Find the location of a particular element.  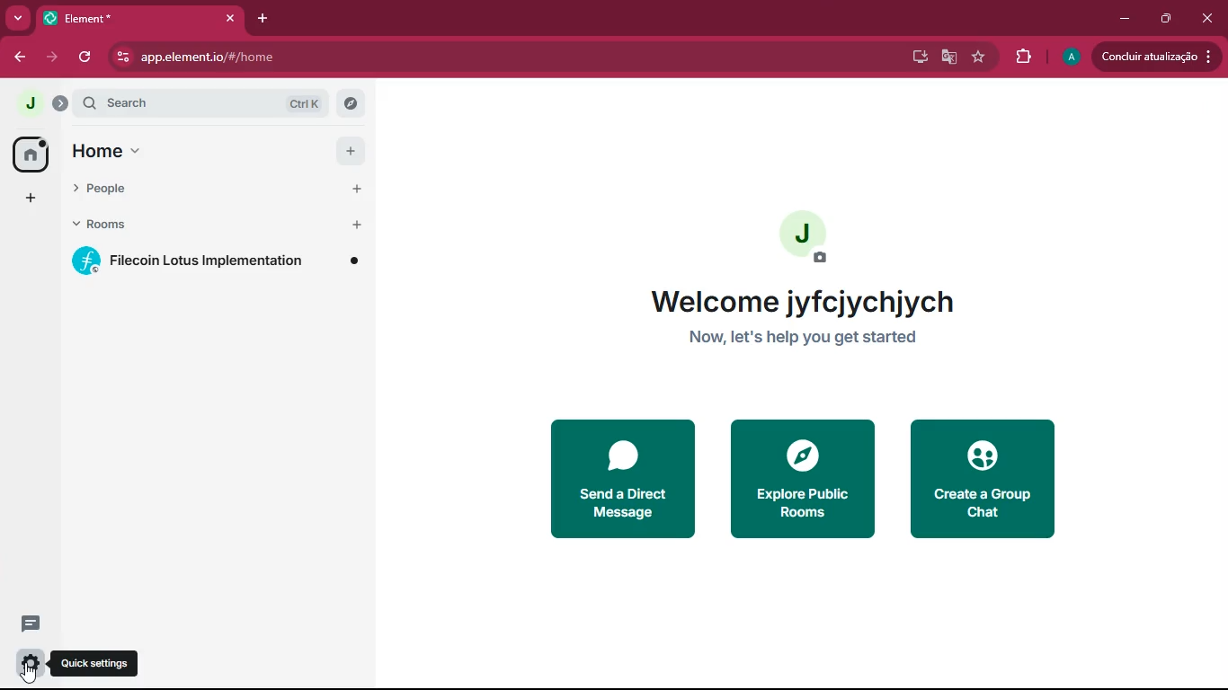

search is located at coordinates (163, 103).